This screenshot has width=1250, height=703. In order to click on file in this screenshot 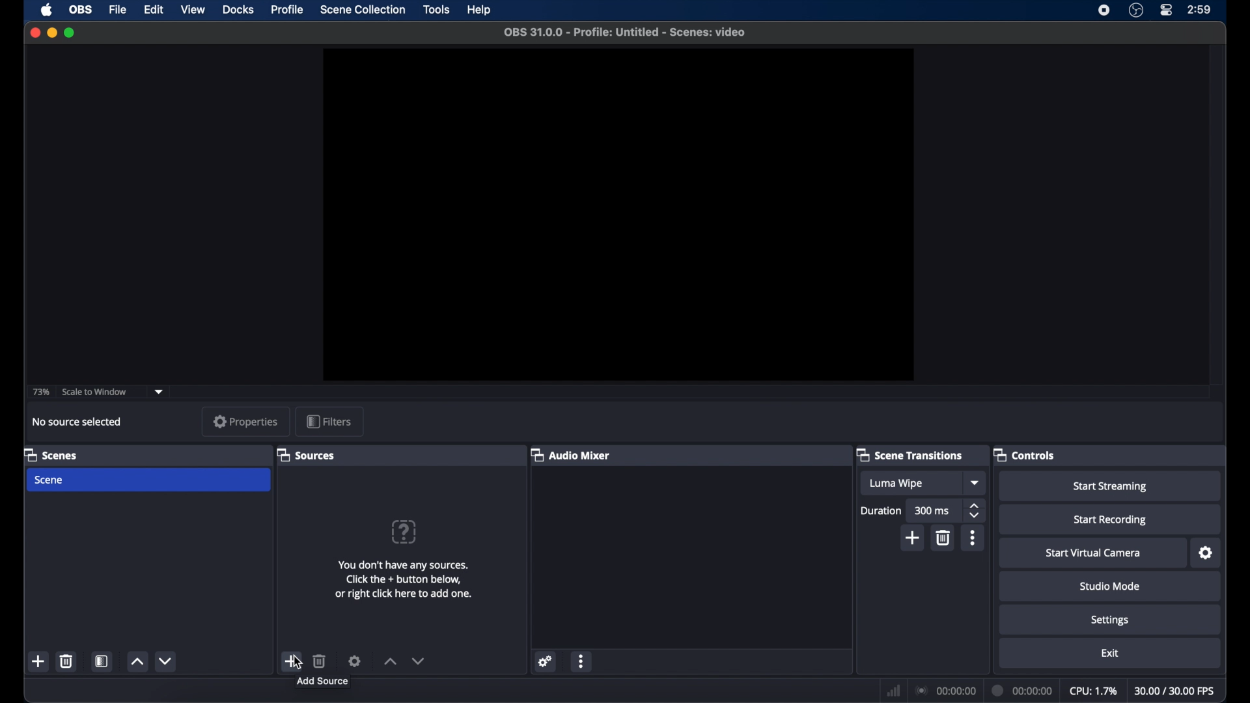, I will do `click(118, 10)`.